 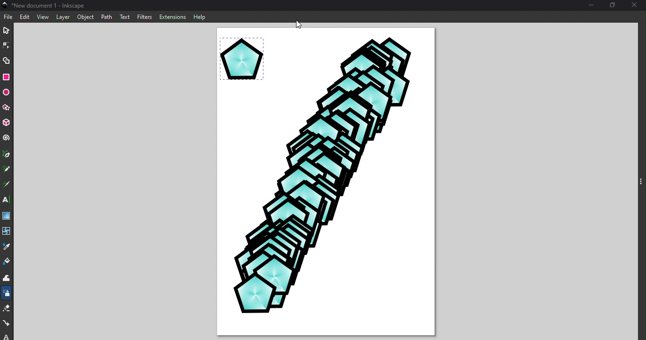 What do you see at coordinates (7, 309) in the screenshot?
I see `Eraser tool` at bounding box center [7, 309].